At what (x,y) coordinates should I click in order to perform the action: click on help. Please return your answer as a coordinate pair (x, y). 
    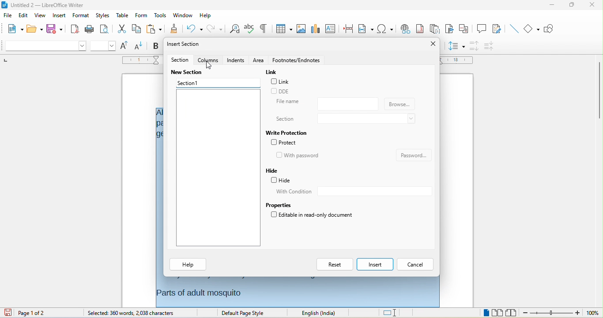
    Looking at the image, I should click on (204, 14).